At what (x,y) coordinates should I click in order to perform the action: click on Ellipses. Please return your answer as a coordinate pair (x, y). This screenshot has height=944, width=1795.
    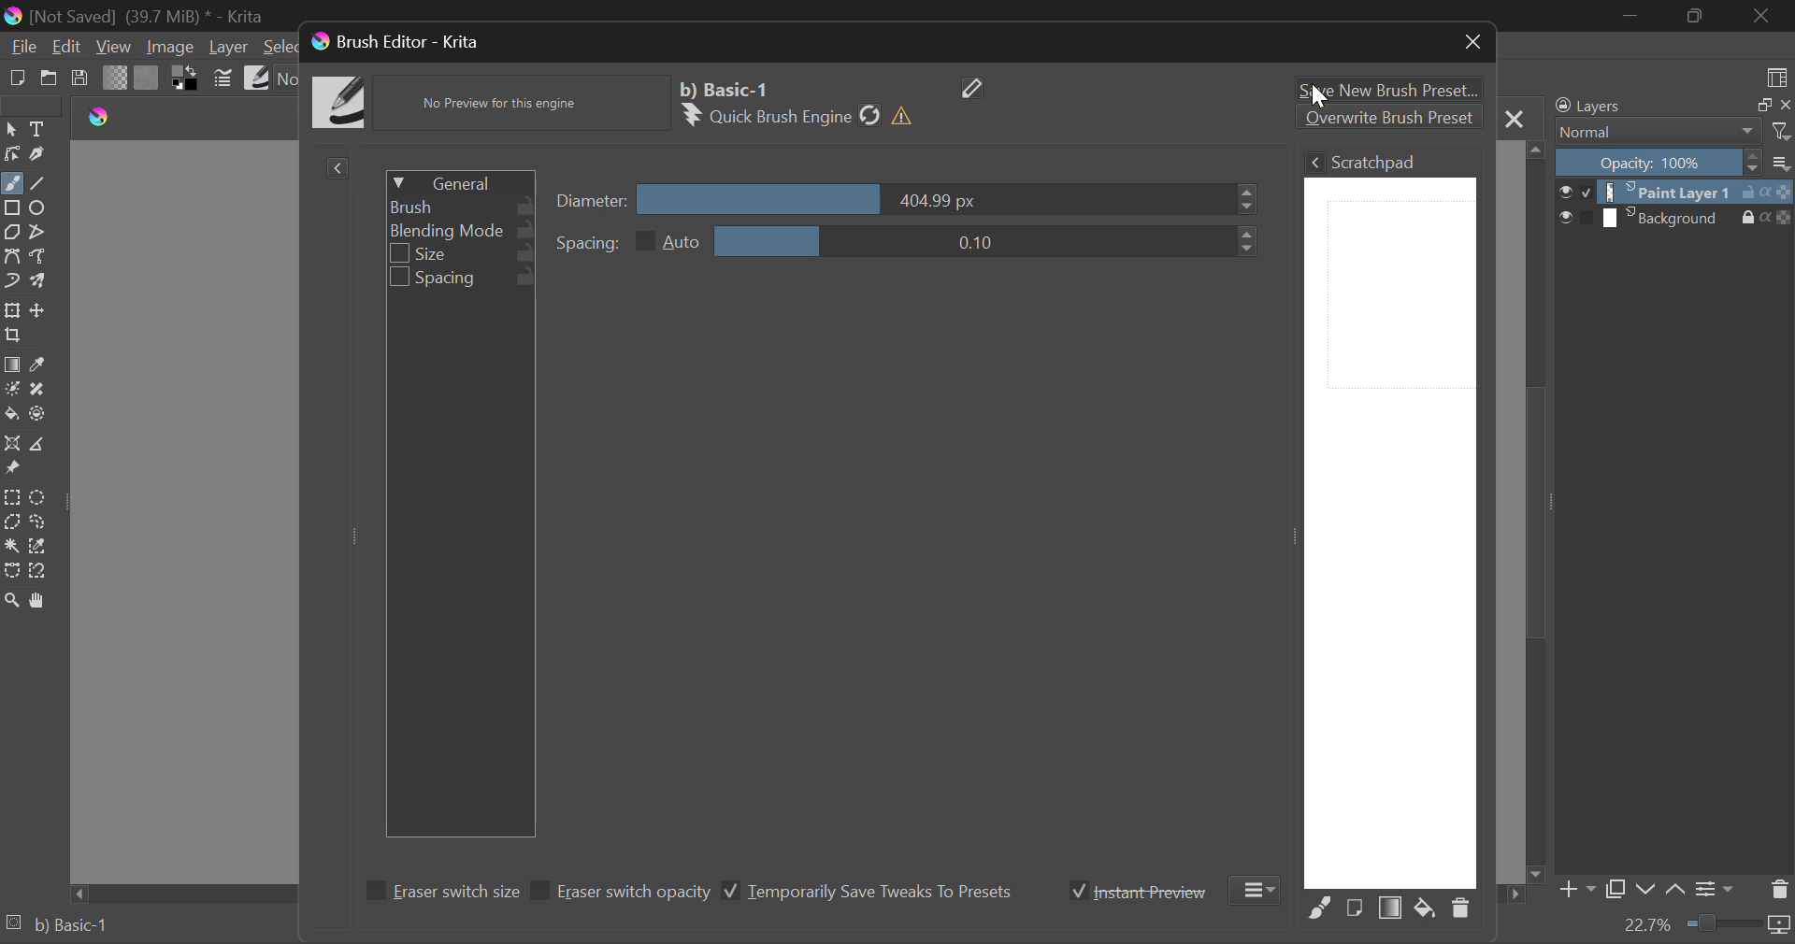
    Looking at the image, I should click on (40, 209).